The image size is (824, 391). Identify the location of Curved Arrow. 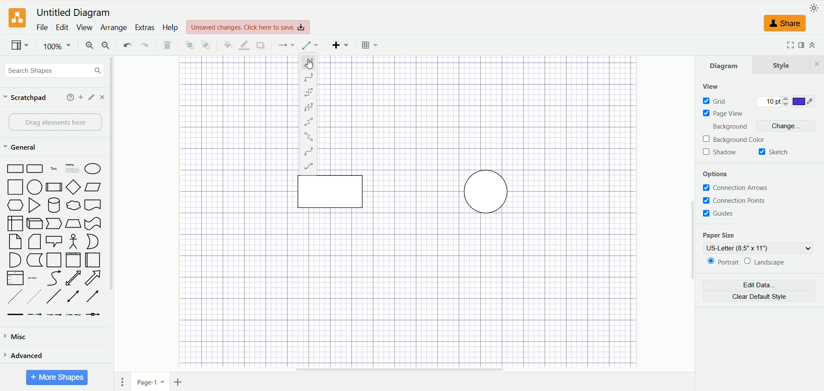
(55, 279).